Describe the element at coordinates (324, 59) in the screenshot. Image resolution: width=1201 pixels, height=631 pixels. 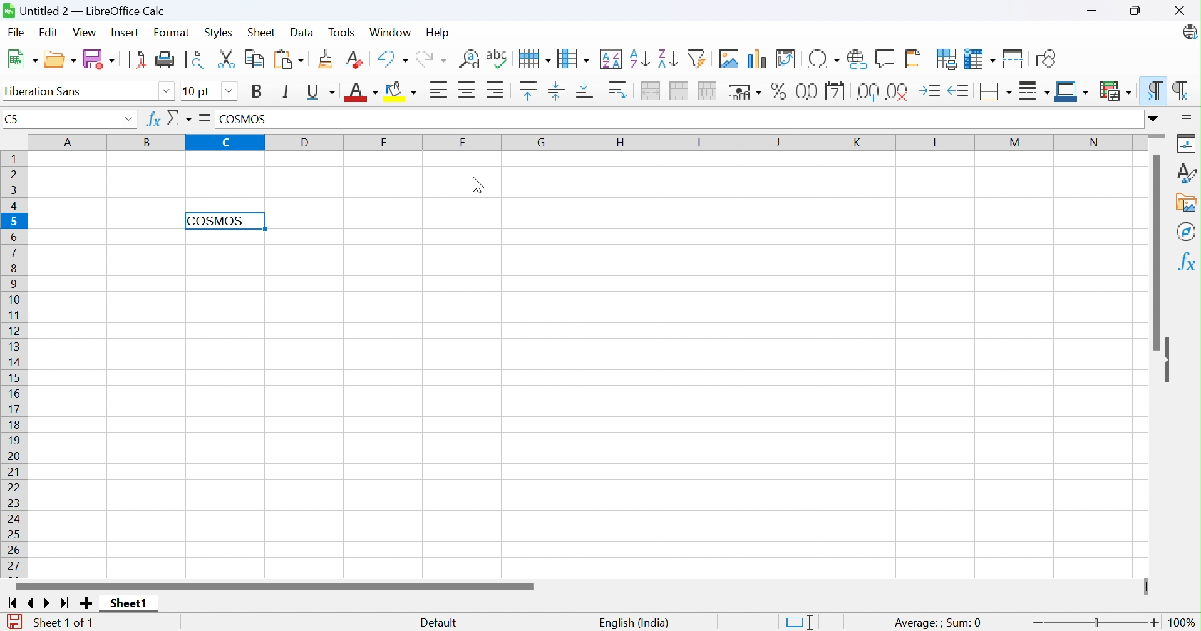
I see `Clone formatting` at that location.